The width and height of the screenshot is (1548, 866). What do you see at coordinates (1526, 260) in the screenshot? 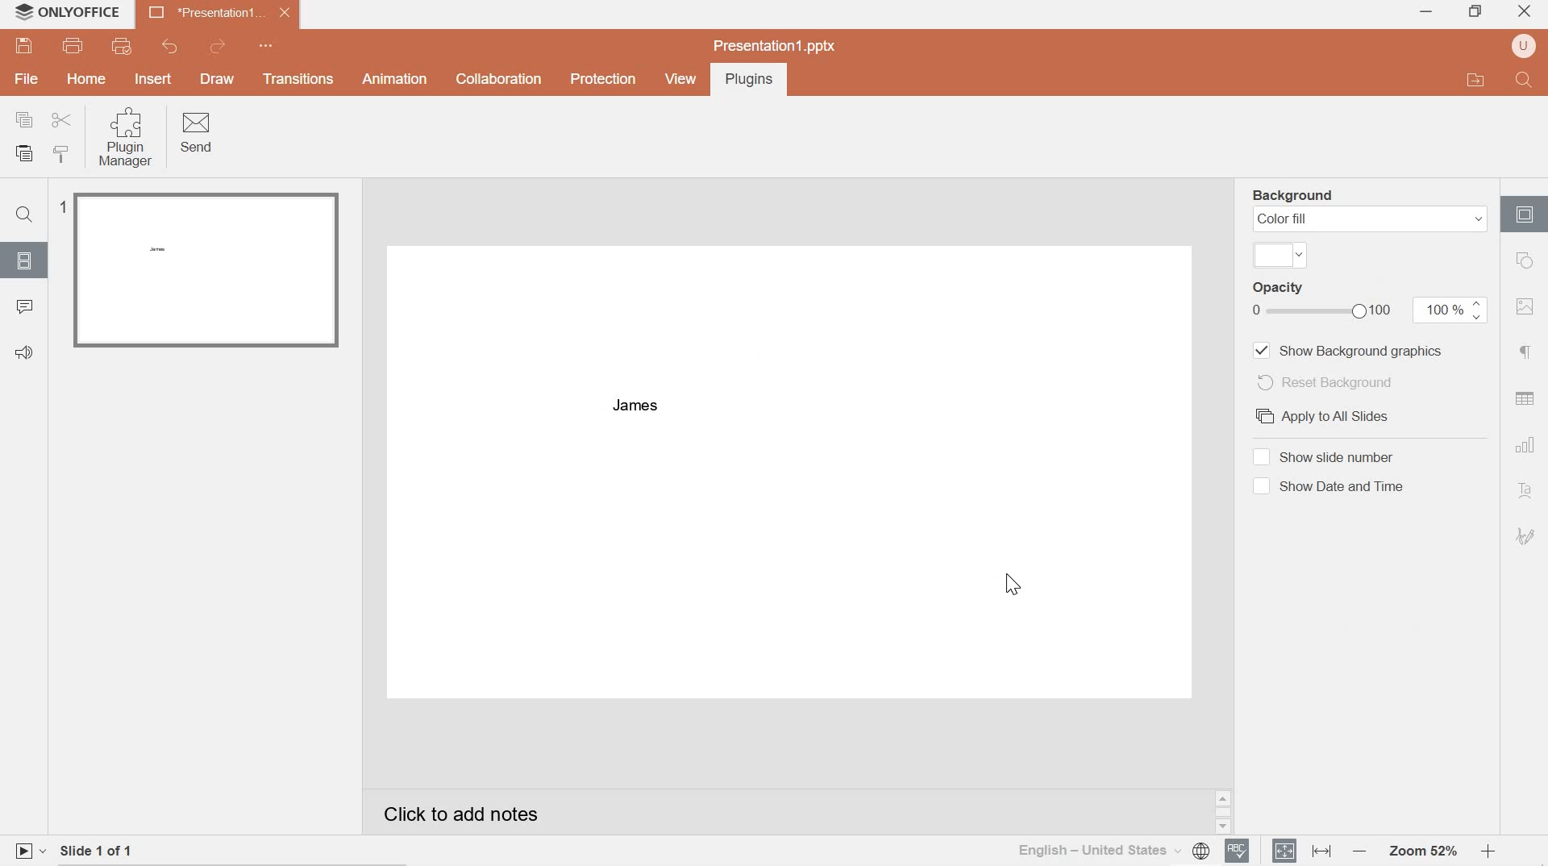
I see `shape settings` at bounding box center [1526, 260].